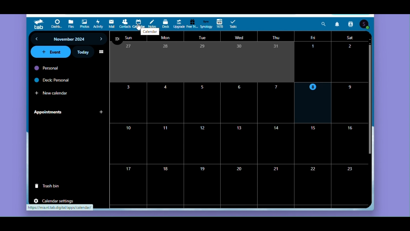 The width and height of the screenshot is (410, 231). What do you see at coordinates (39, 24) in the screenshot?
I see `tab` at bounding box center [39, 24].